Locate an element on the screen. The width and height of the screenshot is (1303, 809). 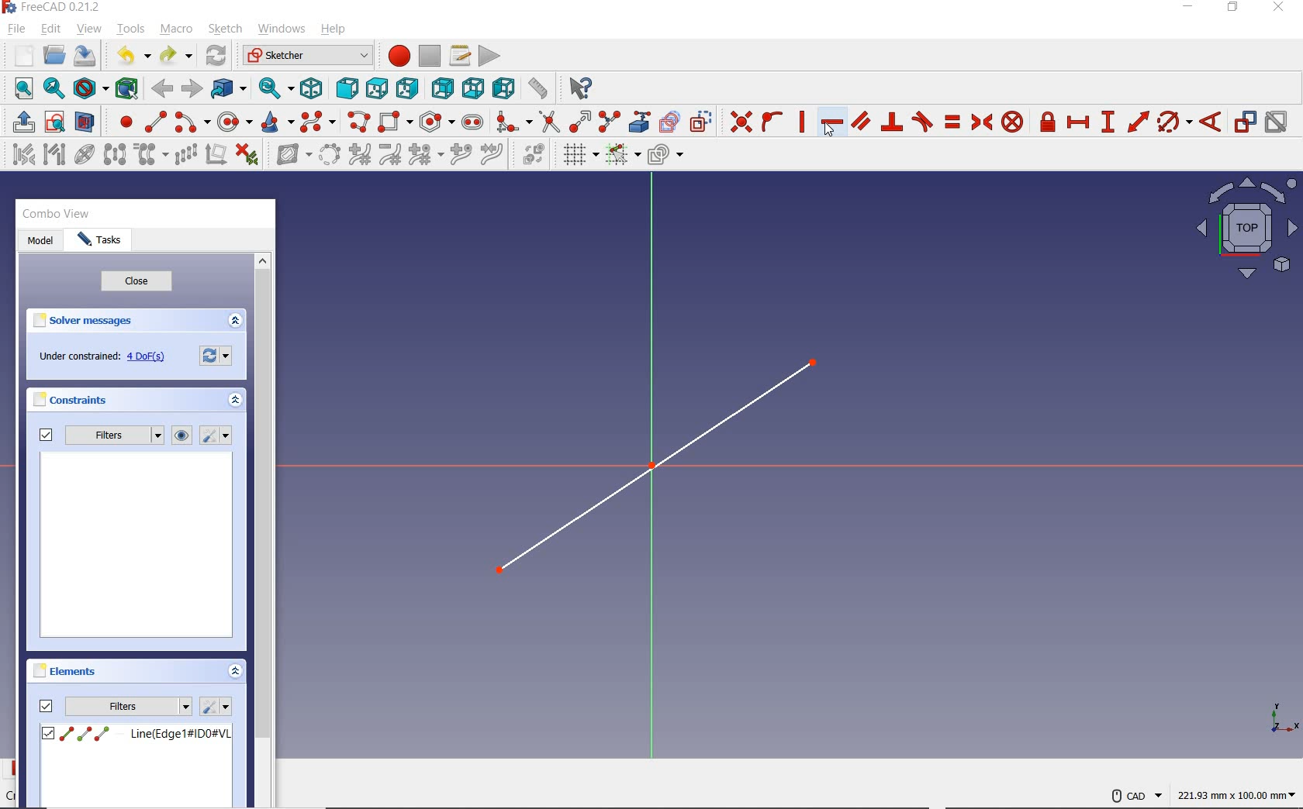
CAD Navigation Style is located at coordinates (1135, 795).